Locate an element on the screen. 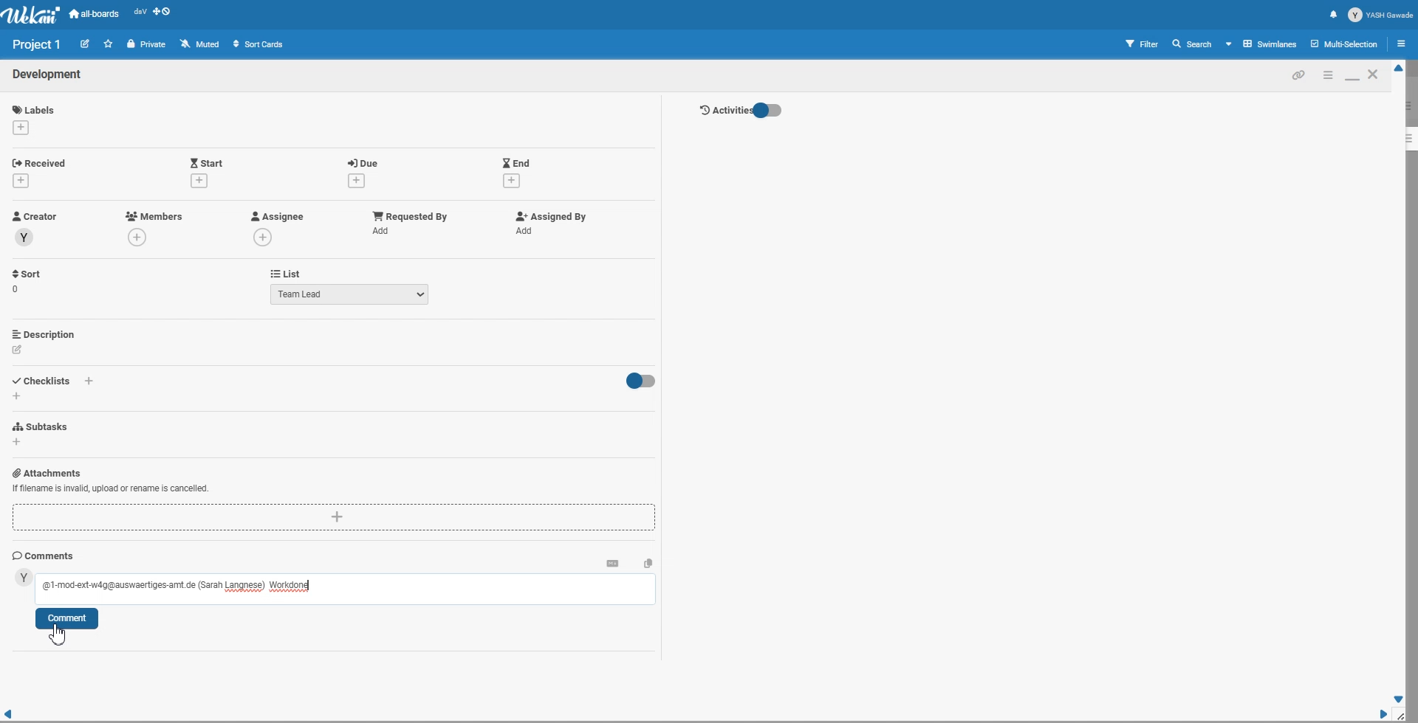 This screenshot has height=723, width=1418. Convert to markdown is located at coordinates (612, 562).